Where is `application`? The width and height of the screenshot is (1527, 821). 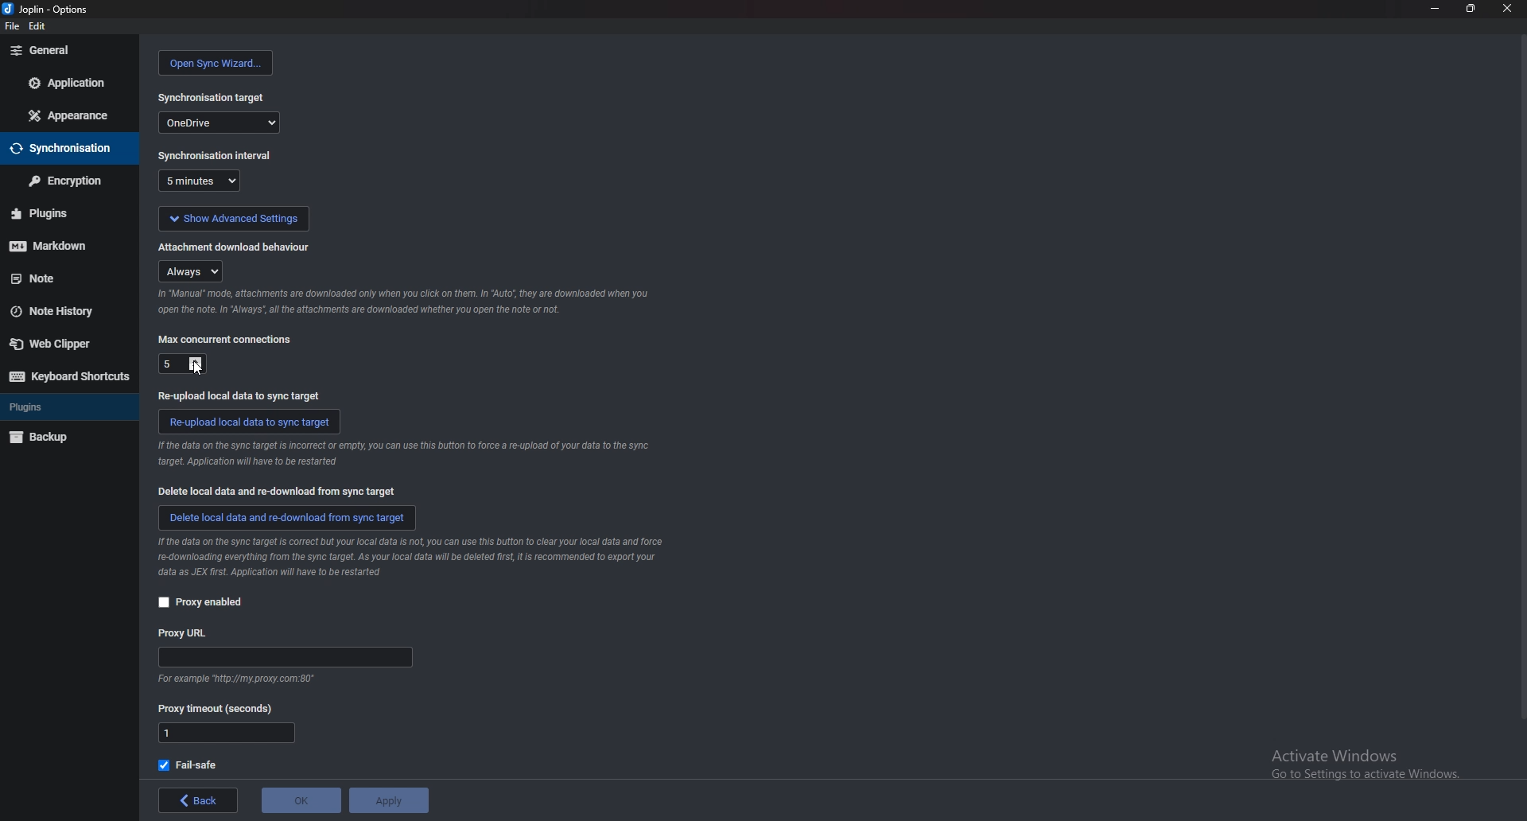
application is located at coordinates (70, 81).